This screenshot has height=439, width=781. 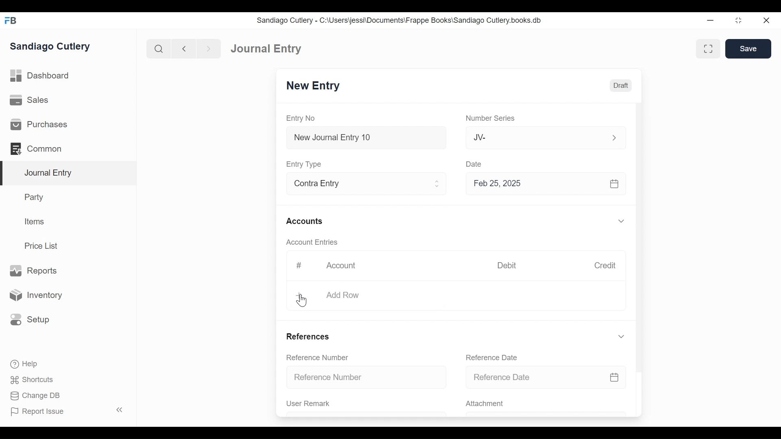 What do you see at coordinates (306, 221) in the screenshot?
I see `Accounts` at bounding box center [306, 221].